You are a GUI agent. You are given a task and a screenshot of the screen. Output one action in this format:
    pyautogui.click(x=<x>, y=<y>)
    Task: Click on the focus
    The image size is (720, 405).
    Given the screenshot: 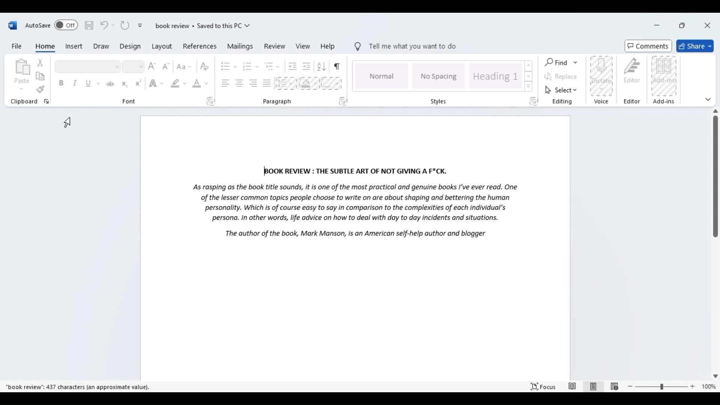 What is the action you would take?
    pyautogui.click(x=574, y=386)
    